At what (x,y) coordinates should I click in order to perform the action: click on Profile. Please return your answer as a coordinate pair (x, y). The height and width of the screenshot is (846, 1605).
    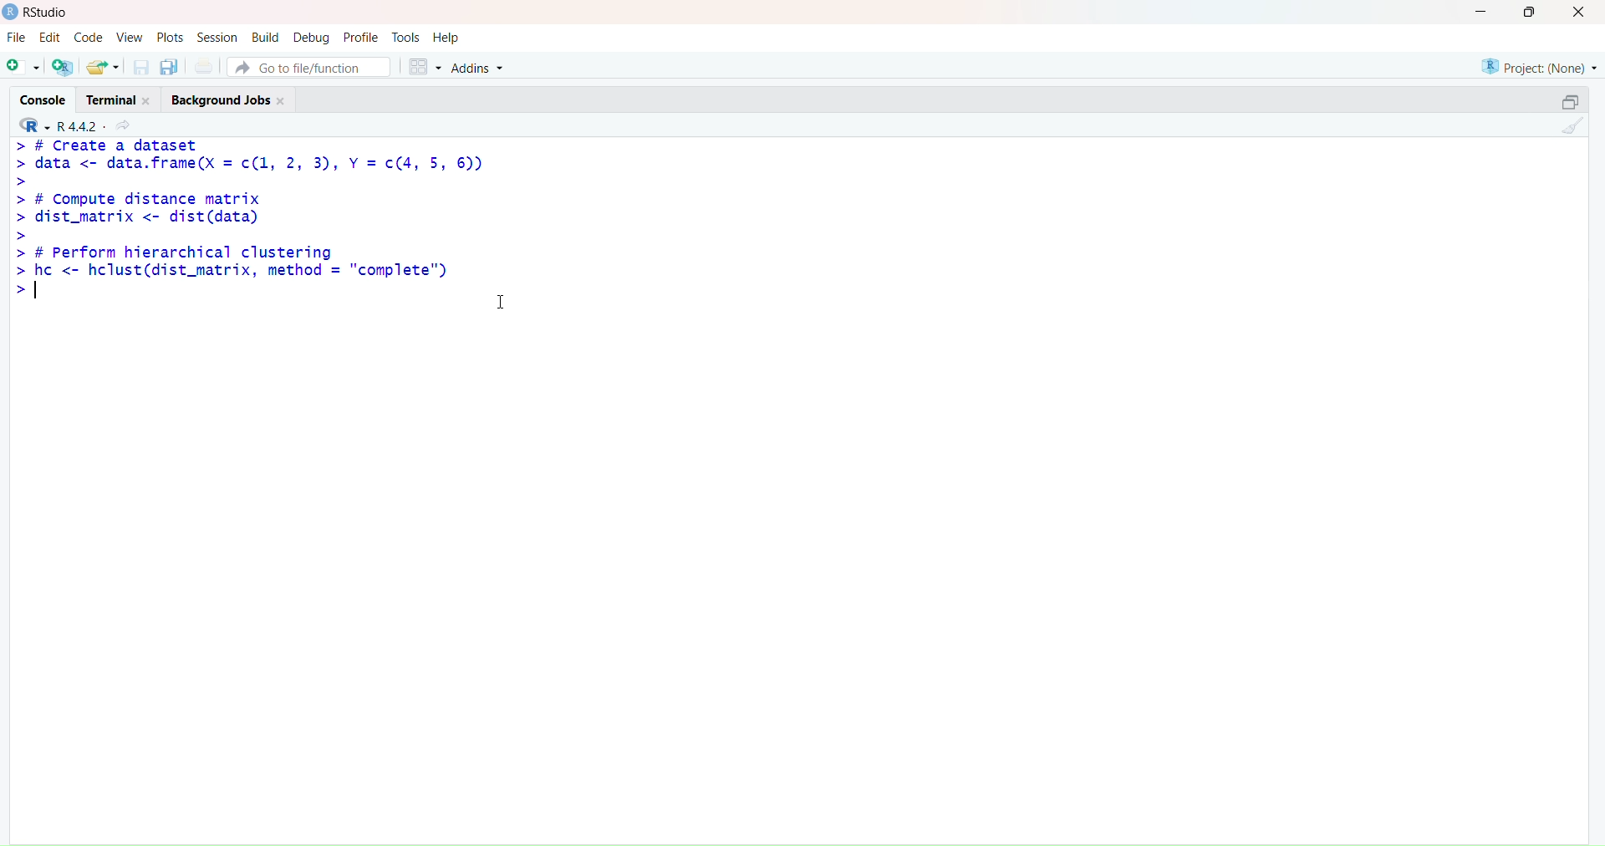
    Looking at the image, I should click on (359, 38).